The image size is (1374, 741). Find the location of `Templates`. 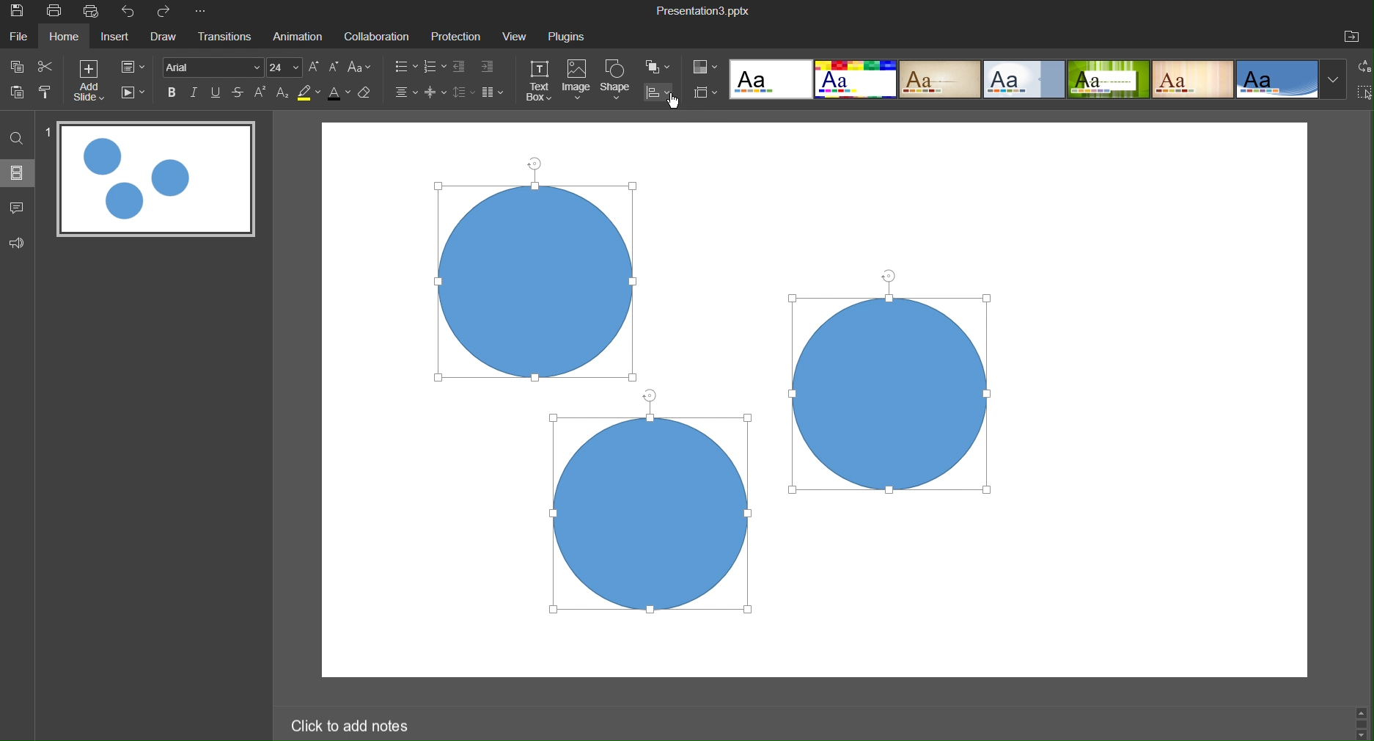

Templates is located at coordinates (1037, 82).